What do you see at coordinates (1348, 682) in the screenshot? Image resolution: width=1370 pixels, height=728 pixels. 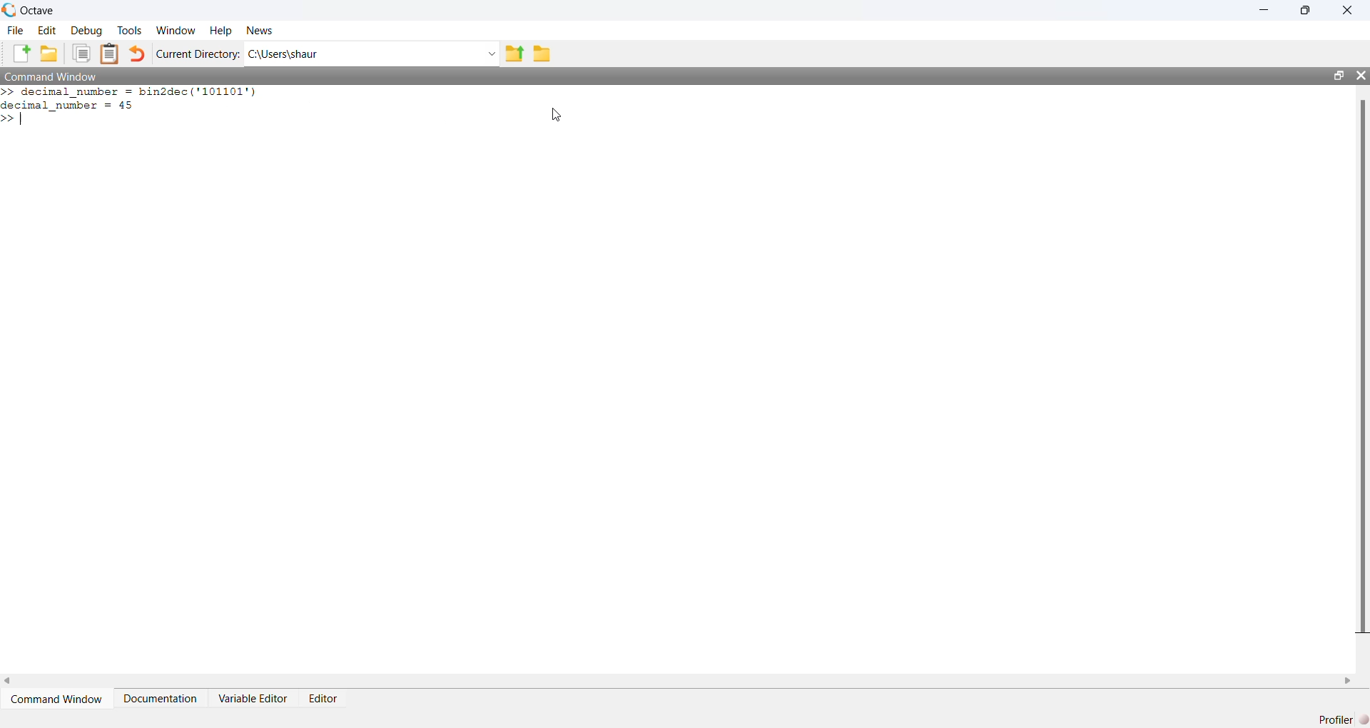 I see `scroll right` at bounding box center [1348, 682].